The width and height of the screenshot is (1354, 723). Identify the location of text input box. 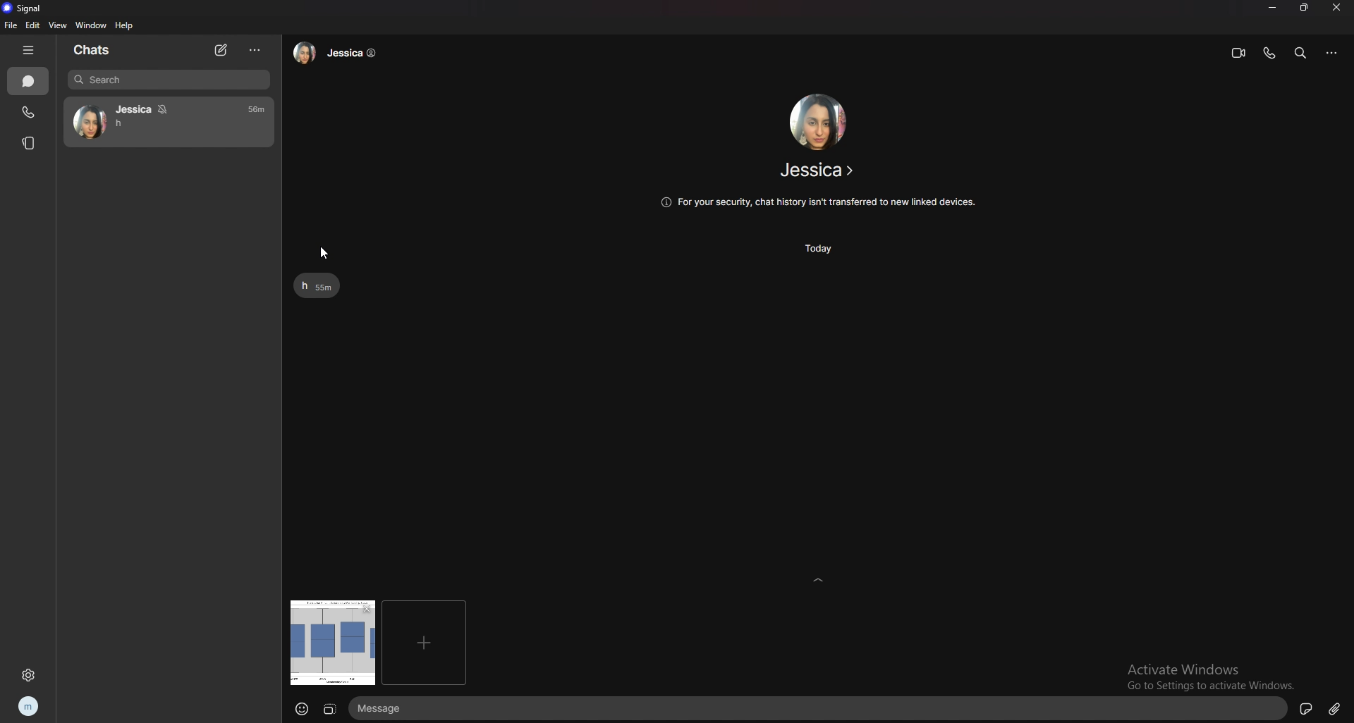
(806, 707).